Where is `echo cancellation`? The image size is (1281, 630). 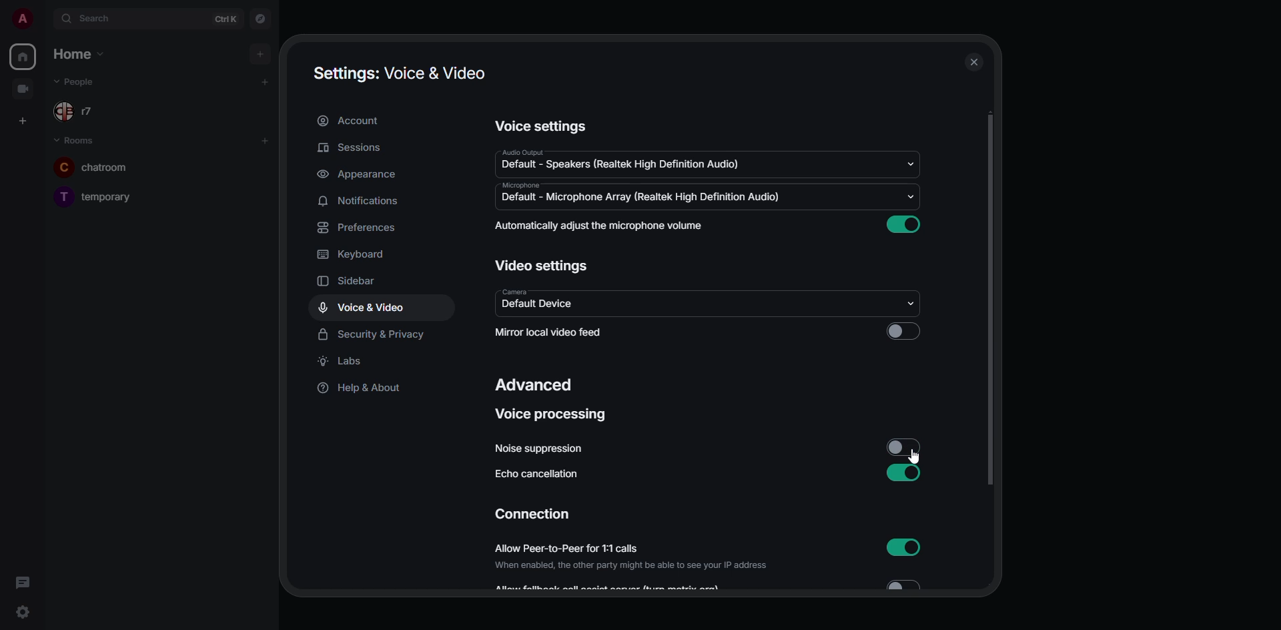
echo cancellation is located at coordinates (542, 476).